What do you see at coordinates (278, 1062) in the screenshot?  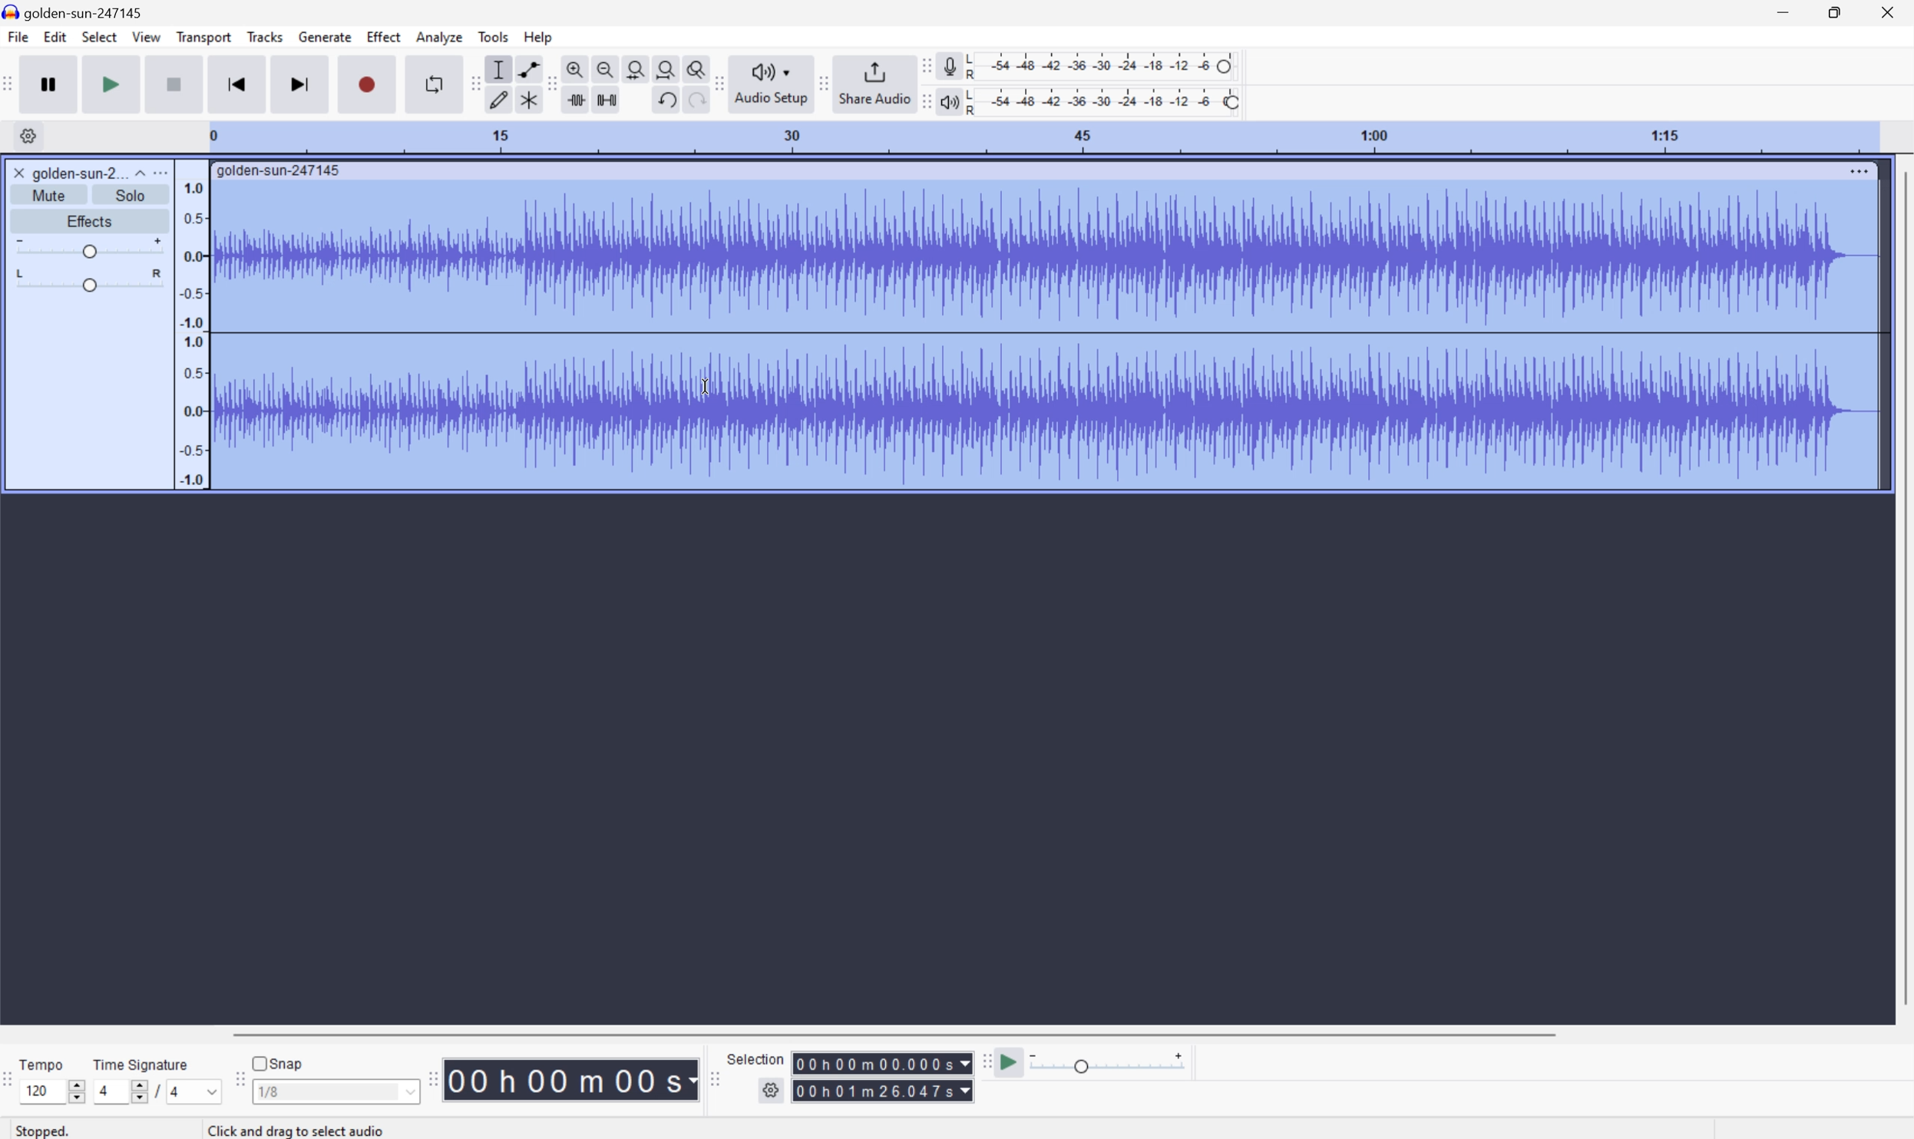 I see `Snap` at bounding box center [278, 1062].